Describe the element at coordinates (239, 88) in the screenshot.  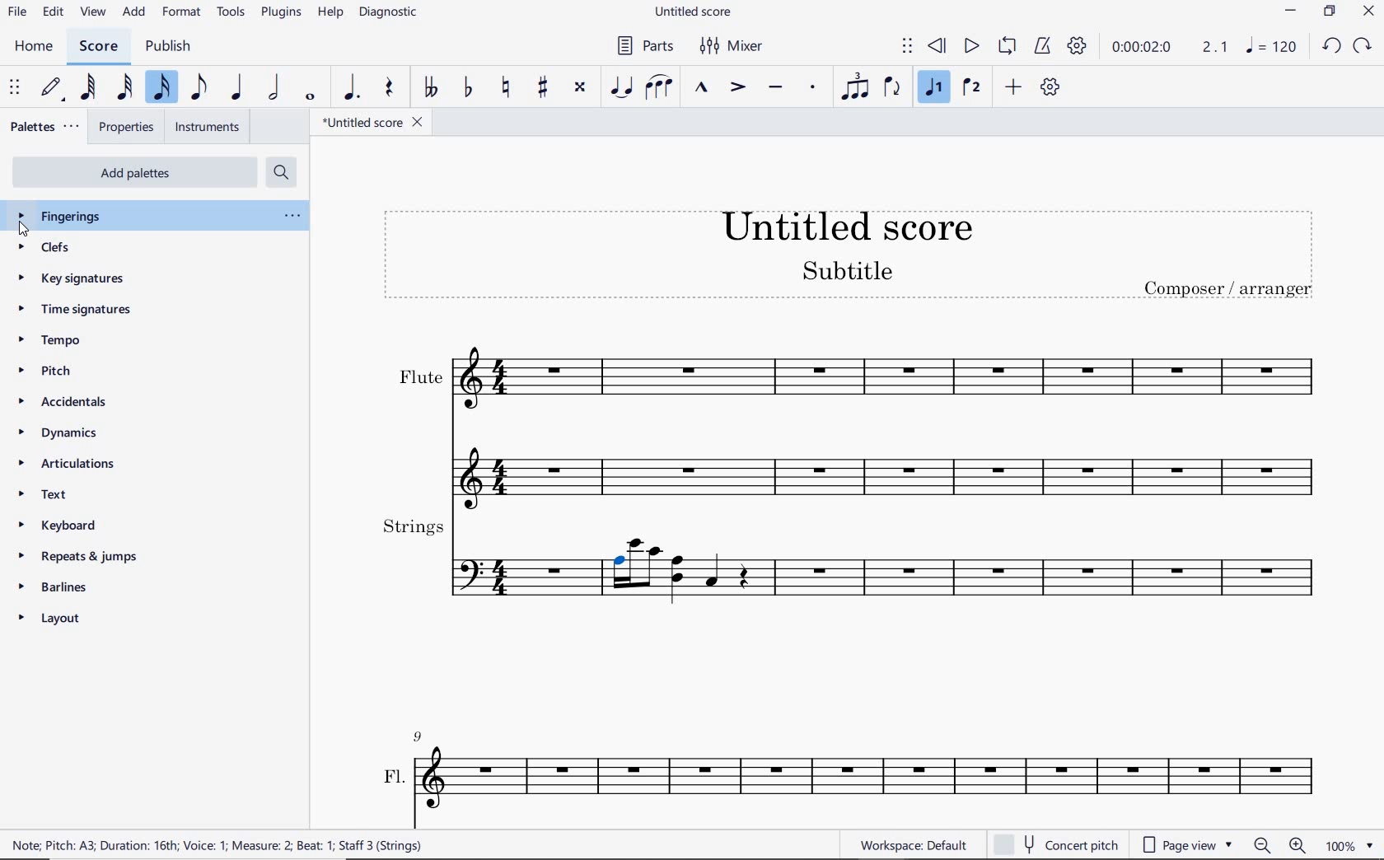
I see `quarter note` at that location.